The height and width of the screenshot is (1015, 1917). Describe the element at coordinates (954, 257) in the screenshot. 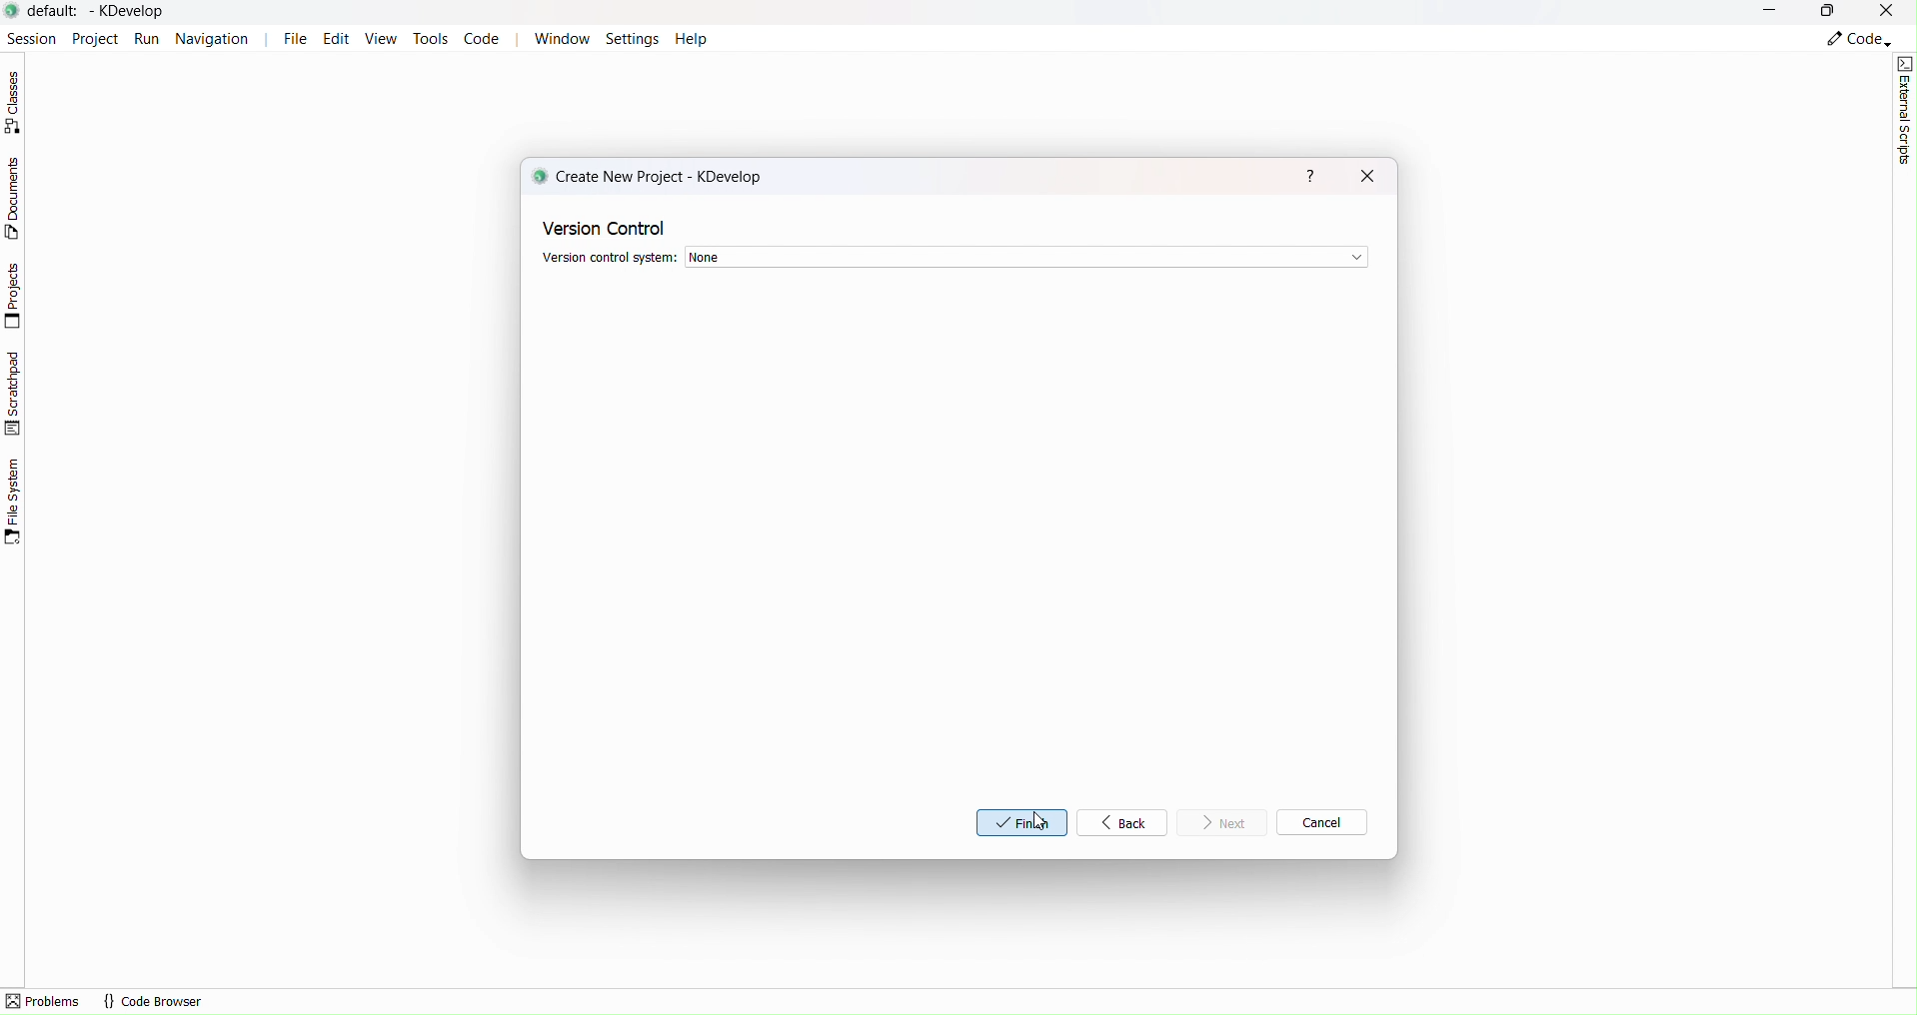

I see `Version control system: none` at that location.